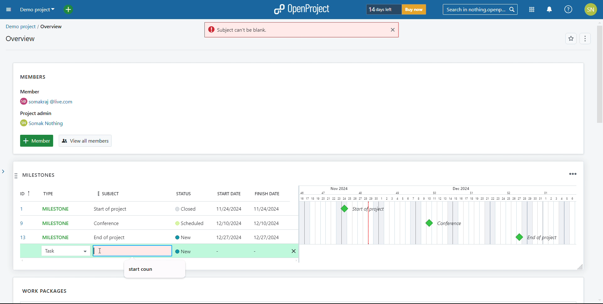 This screenshot has width=603, height=304. What do you see at coordinates (571, 39) in the screenshot?
I see `favorites` at bounding box center [571, 39].